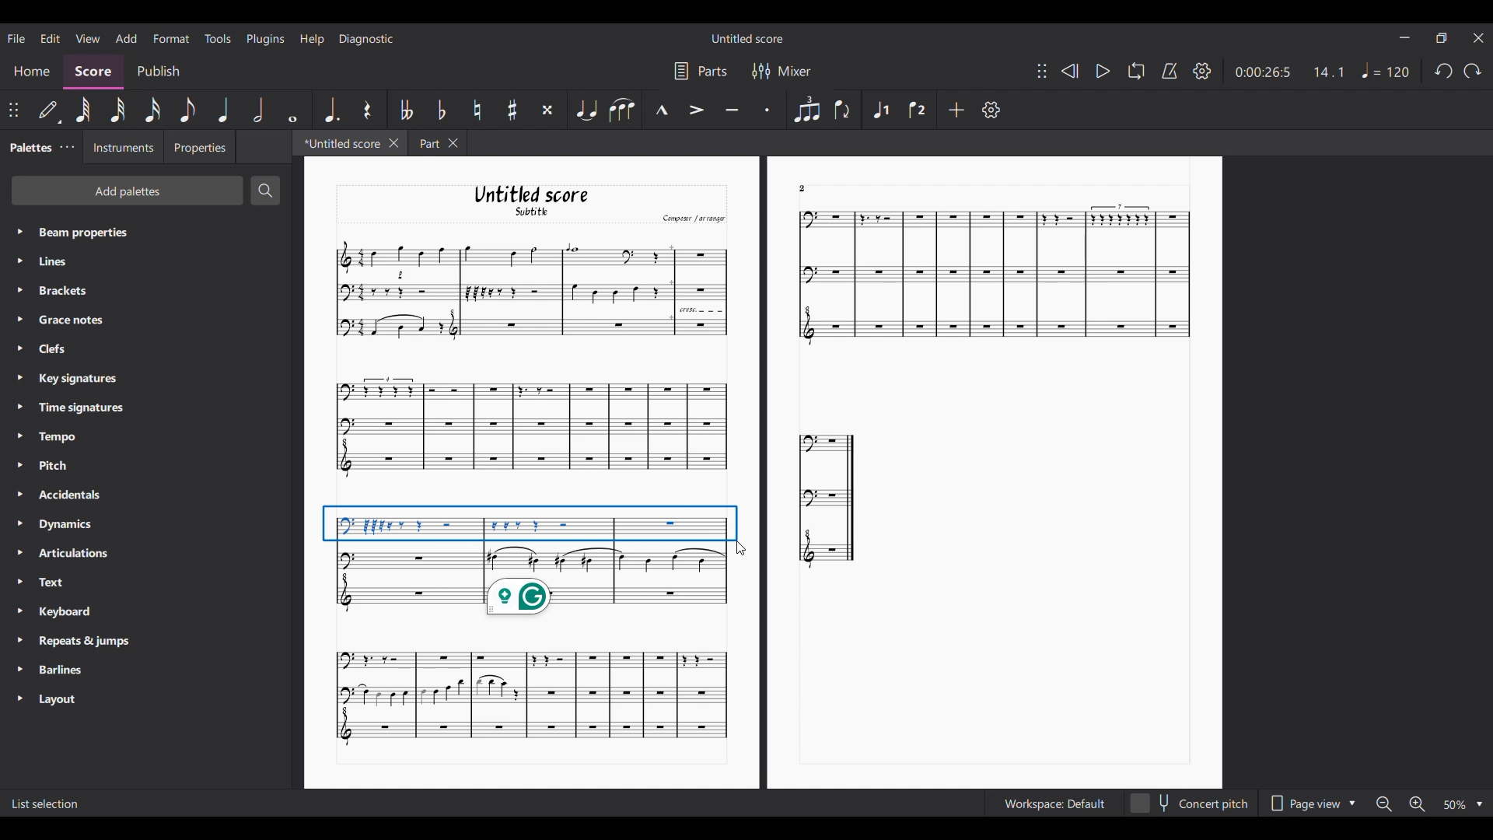 The height and width of the screenshot is (840, 1493). Describe the element at coordinates (394, 142) in the screenshot. I see `Close current tab` at that location.